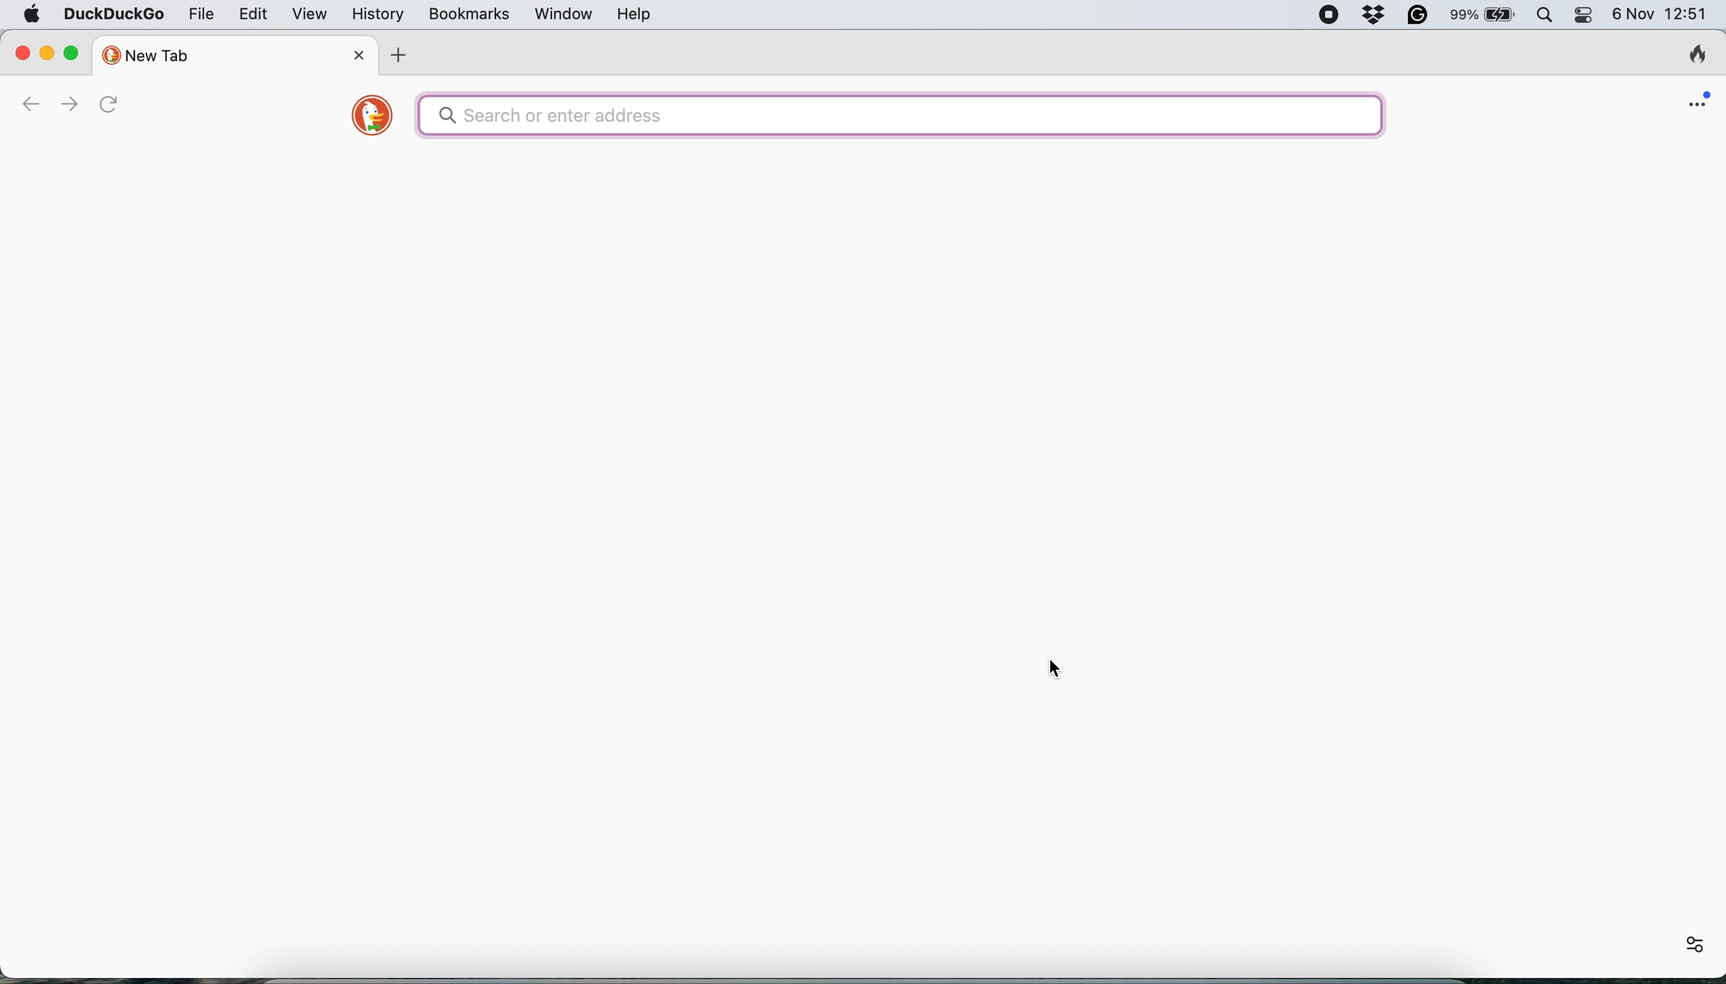 Image resolution: width=1726 pixels, height=984 pixels. What do you see at coordinates (35, 15) in the screenshot?
I see `system logo` at bounding box center [35, 15].